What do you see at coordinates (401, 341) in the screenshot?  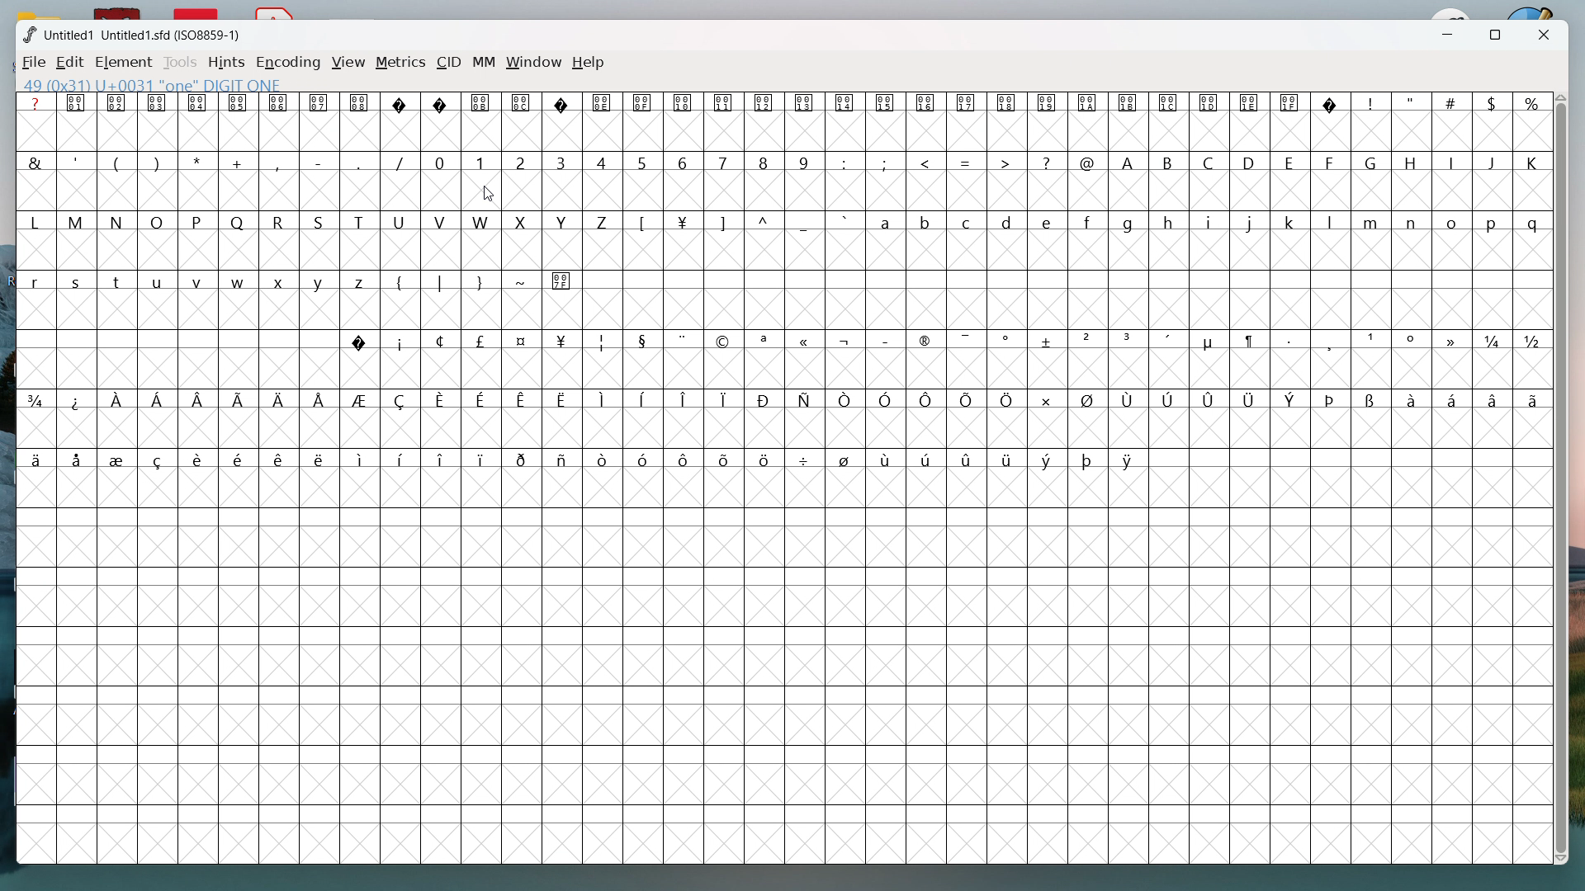 I see `symbol` at bounding box center [401, 341].